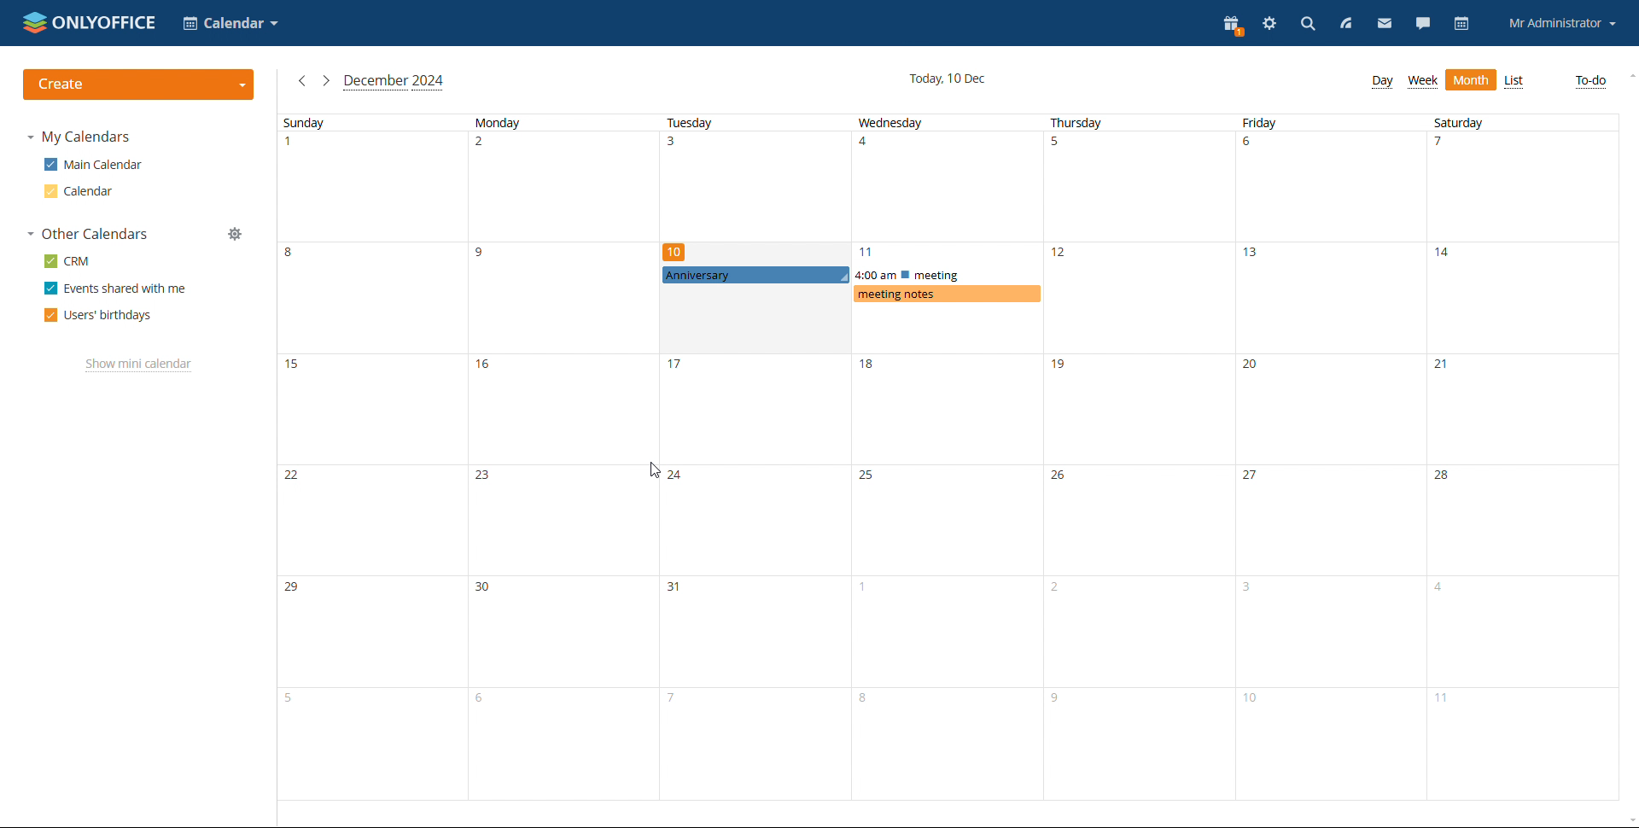 This screenshot has height=828, width=1639. Describe the element at coordinates (1463, 25) in the screenshot. I see `calendar` at that location.